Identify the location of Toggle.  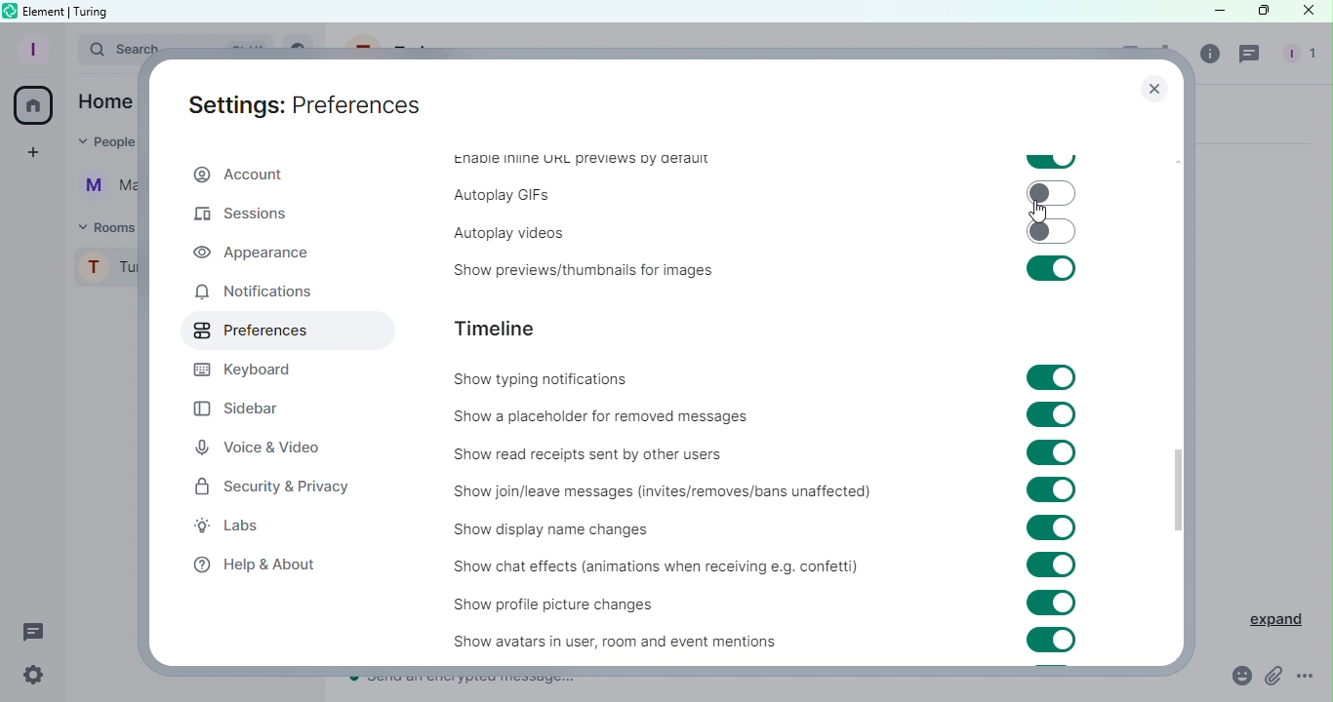
(1055, 604).